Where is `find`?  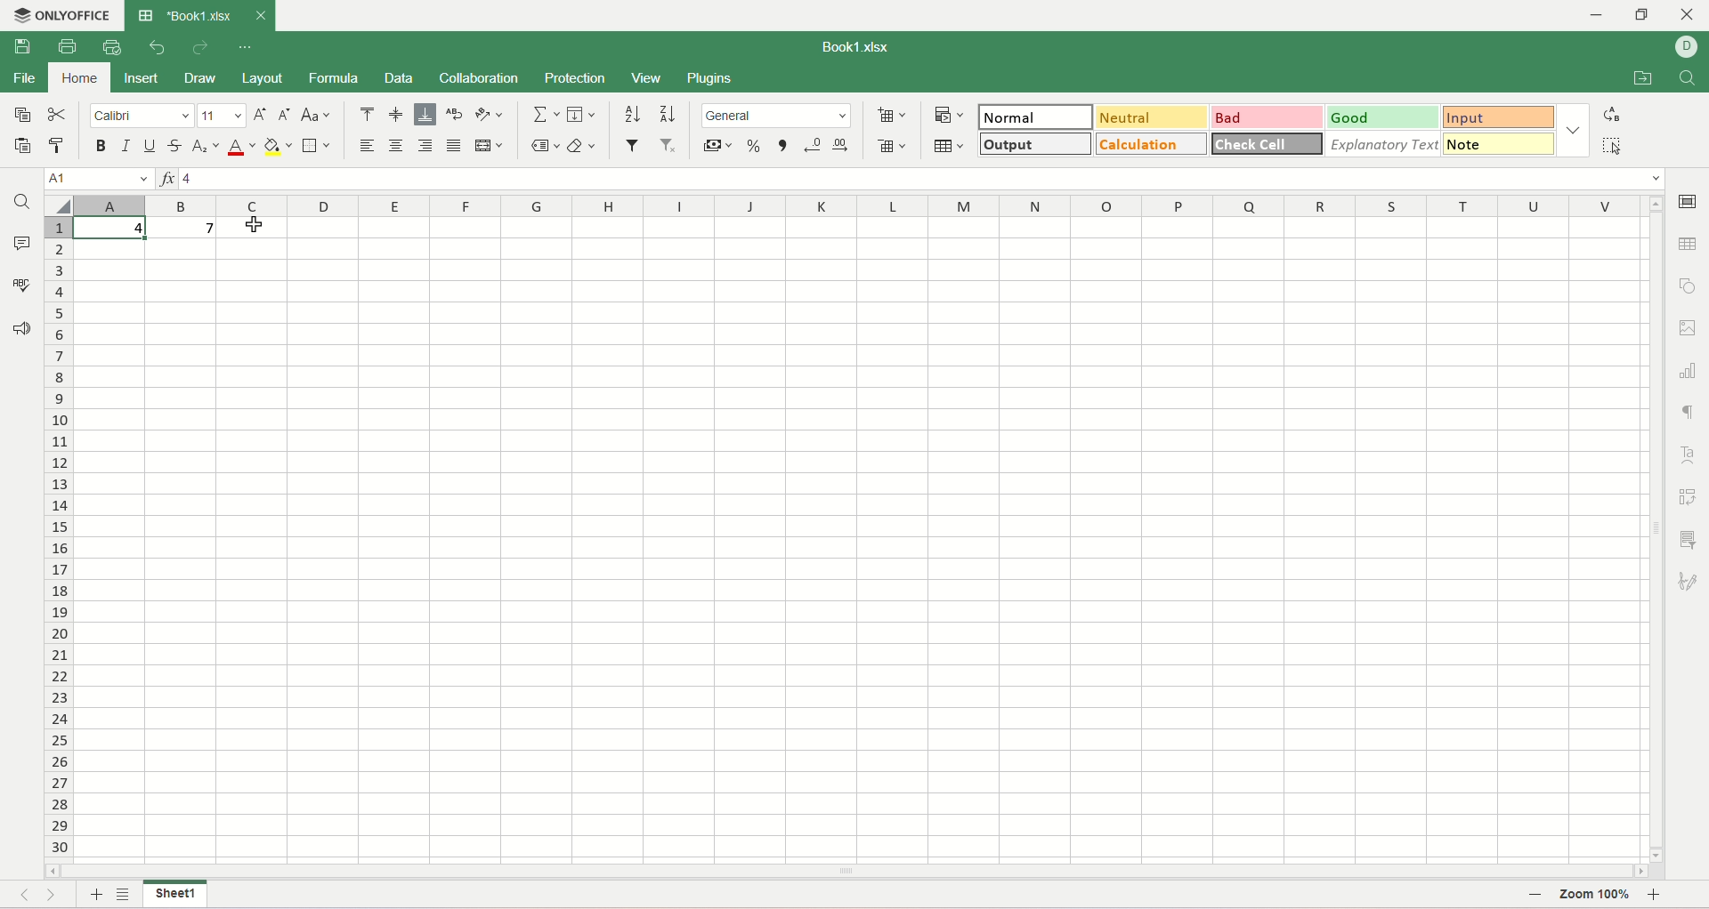
find is located at coordinates (1689, 78).